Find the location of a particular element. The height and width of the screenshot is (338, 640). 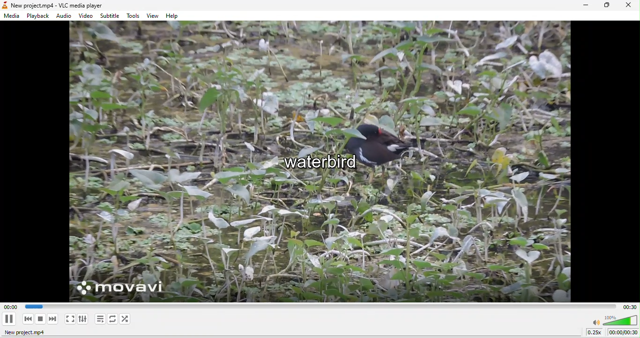

next media is located at coordinates (54, 319).